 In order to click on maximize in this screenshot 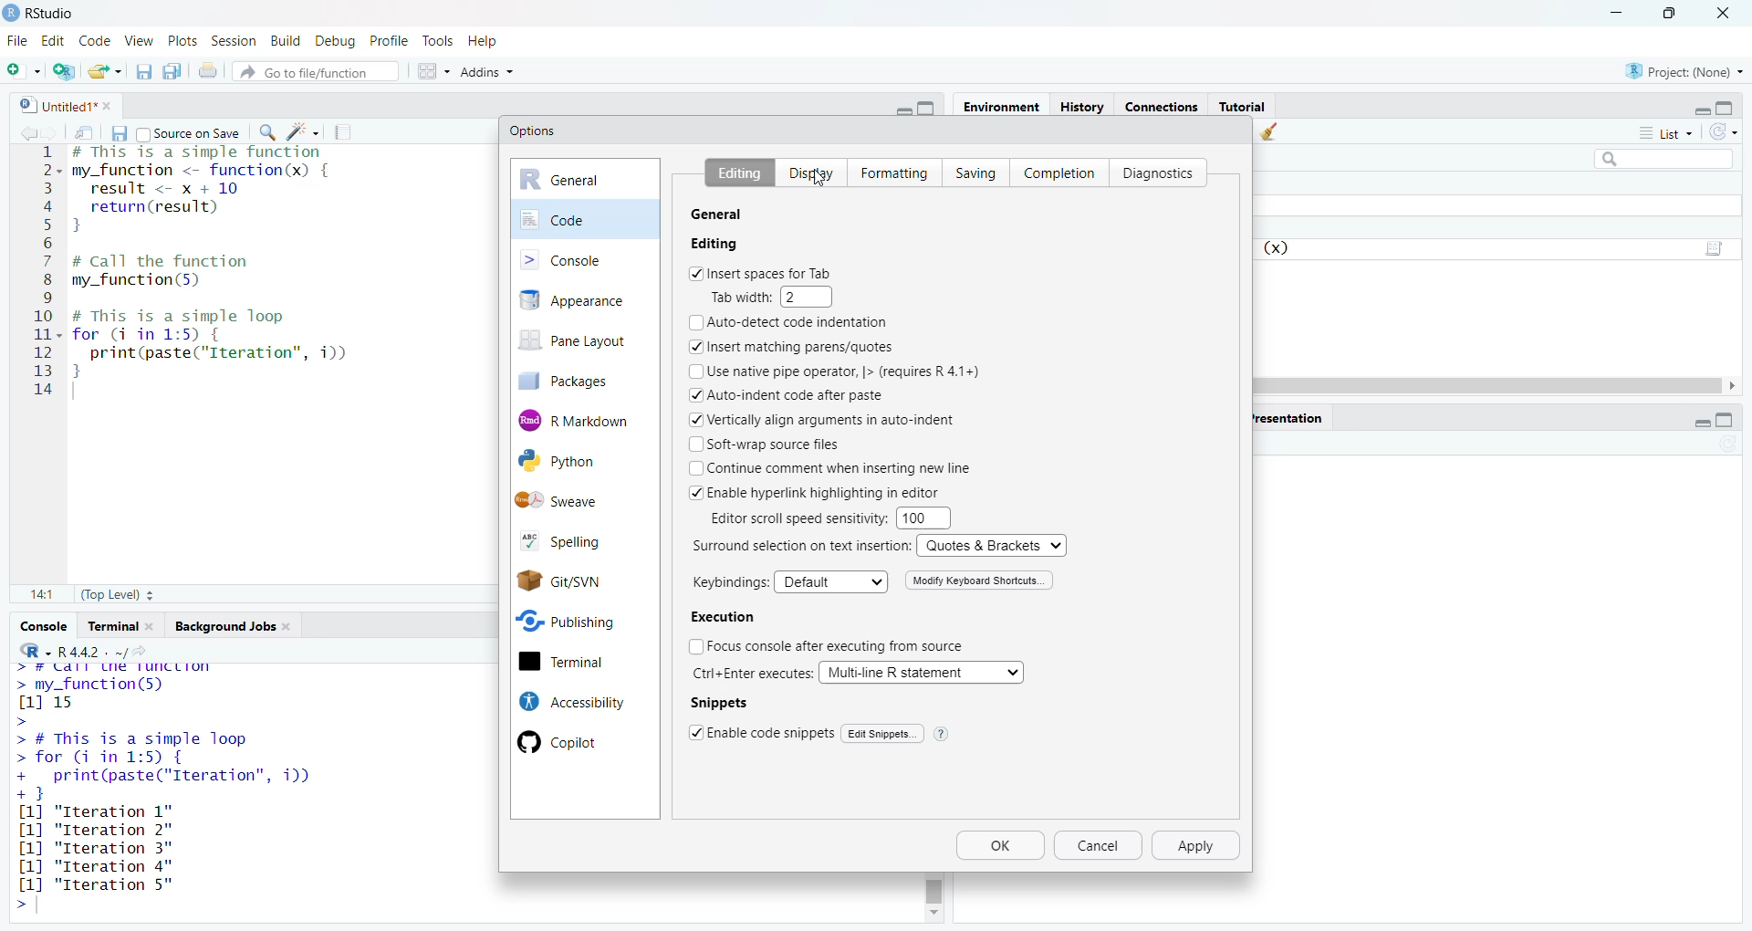, I will do `click(1735, 421)`.